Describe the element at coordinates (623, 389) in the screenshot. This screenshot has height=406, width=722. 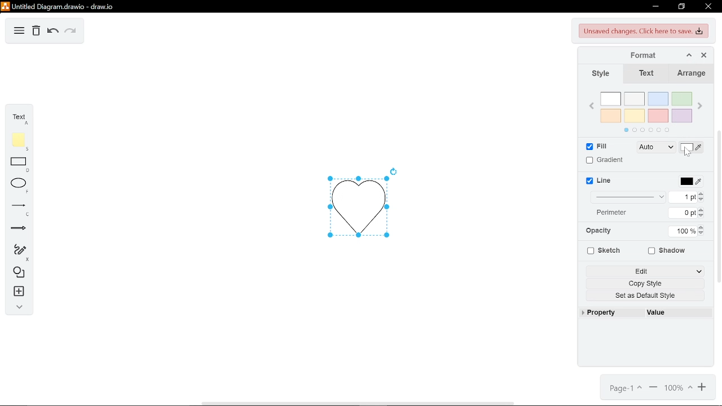
I see `page1` at that location.